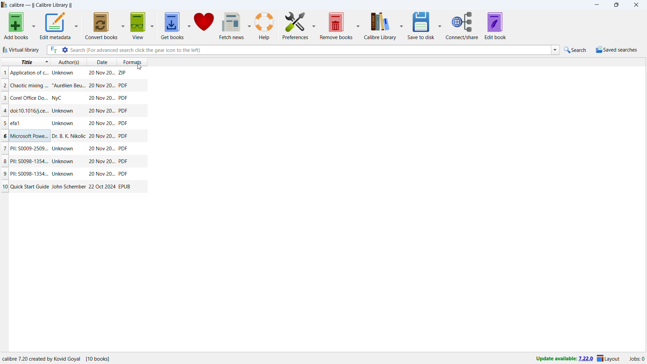 Image resolution: width=647 pixels, height=364 pixels. What do you see at coordinates (264, 25) in the screenshot?
I see `help` at bounding box center [264, 25].